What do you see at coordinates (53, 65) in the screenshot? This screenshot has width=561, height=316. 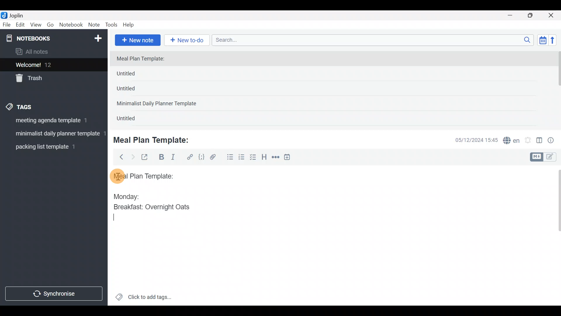 I see `Welcome!` at bounding box center [53, 65].